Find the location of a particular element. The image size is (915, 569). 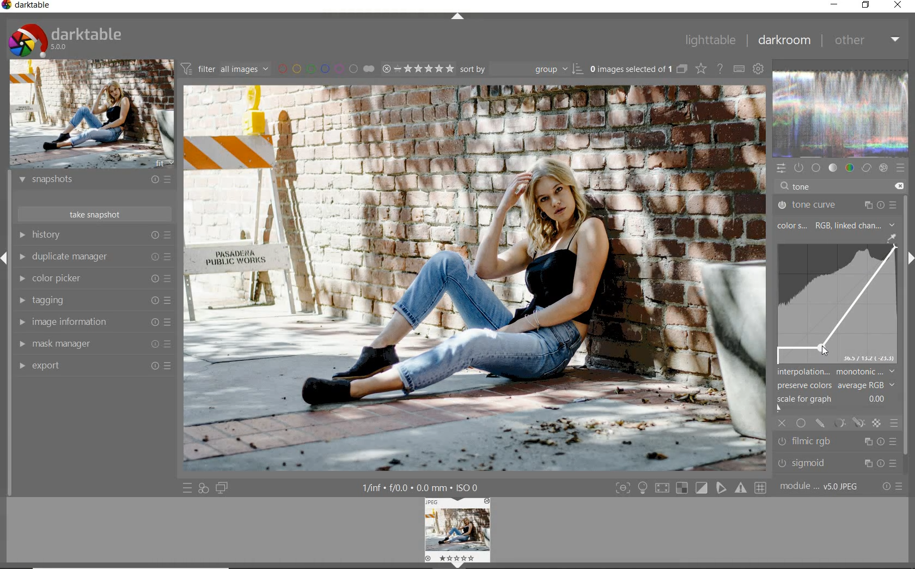

system name is located at coordinates (29, 7).